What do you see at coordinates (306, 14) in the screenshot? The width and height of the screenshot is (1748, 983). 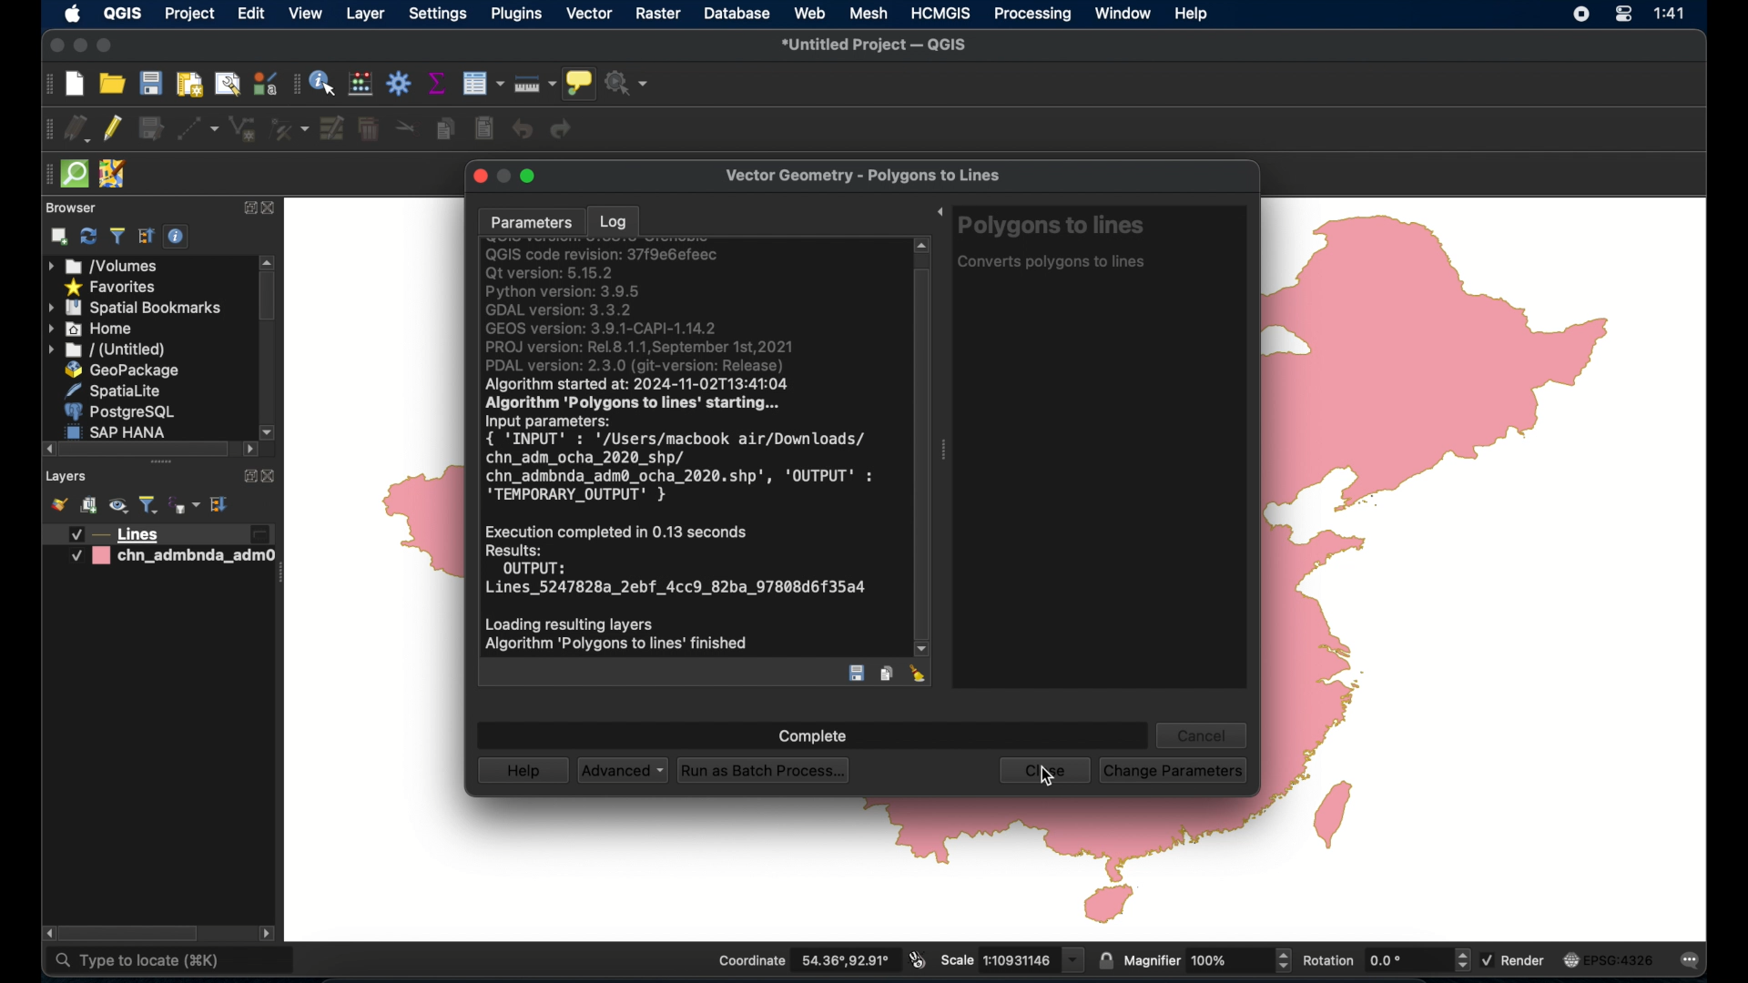 I see `view` at bounding box center [306, 14].